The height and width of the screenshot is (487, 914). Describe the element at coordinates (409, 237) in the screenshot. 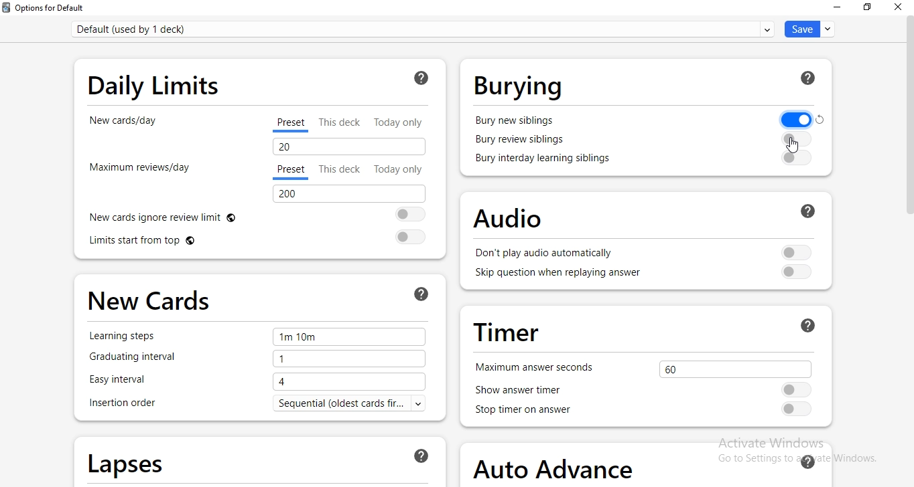

I see `toggle` at that location.